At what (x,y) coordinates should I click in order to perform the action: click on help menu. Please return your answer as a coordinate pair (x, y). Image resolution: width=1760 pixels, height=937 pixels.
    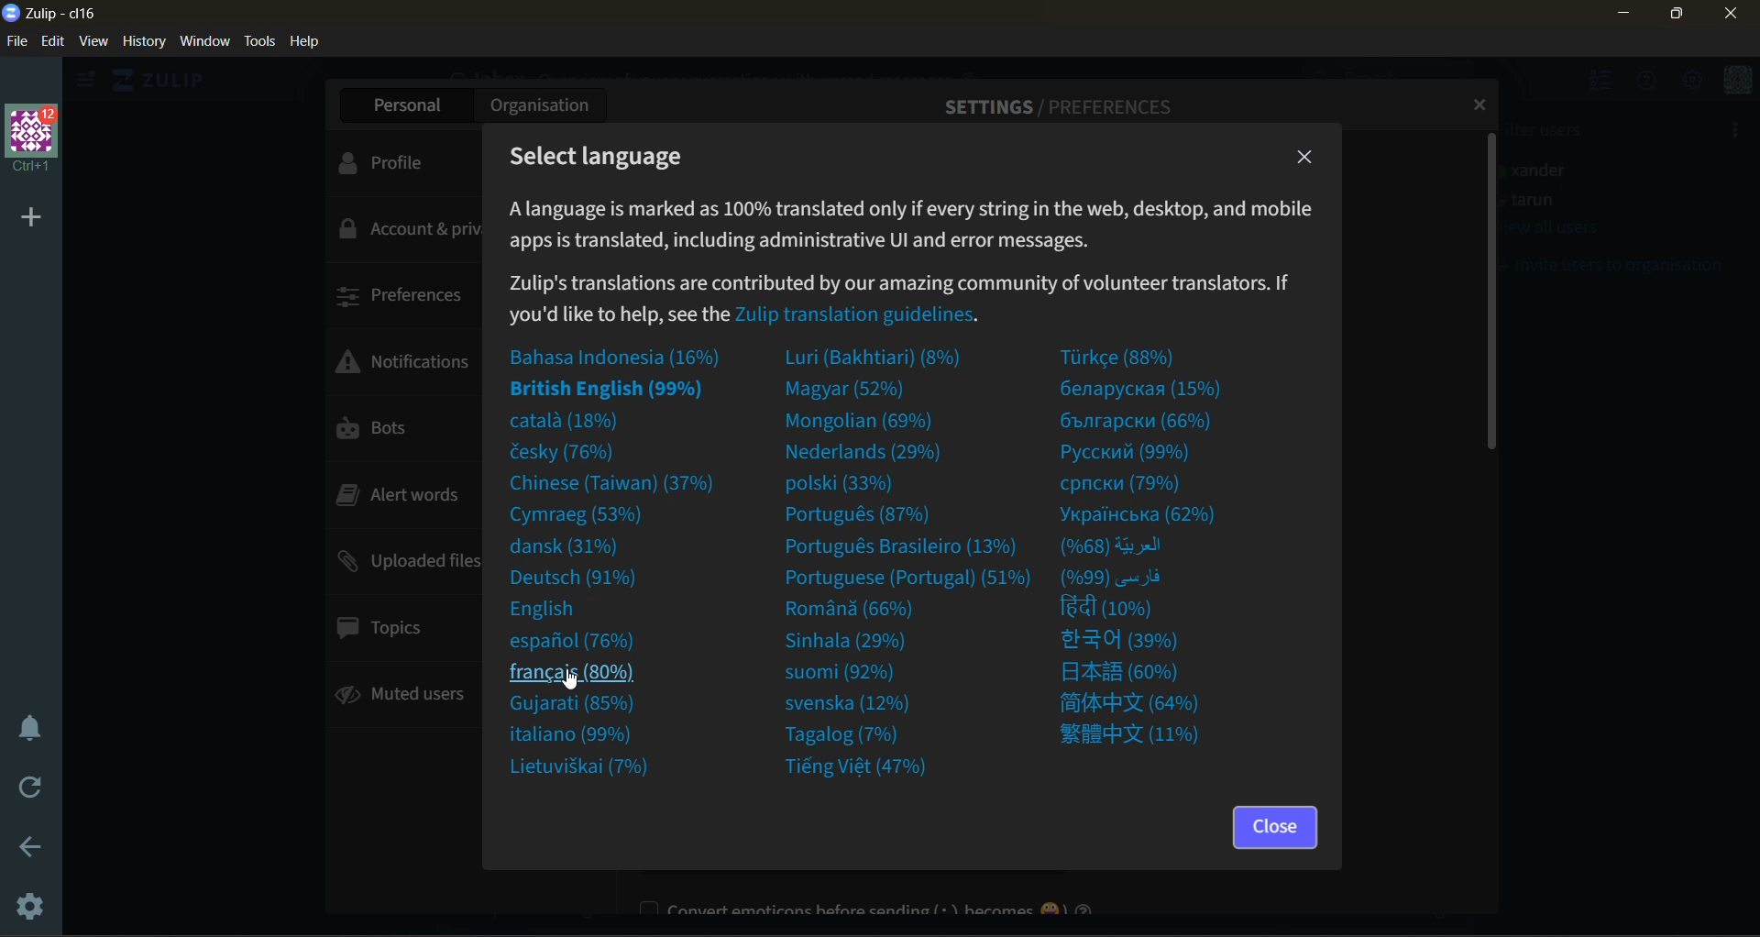
    Looking at the image, I should click on (1633, 88).